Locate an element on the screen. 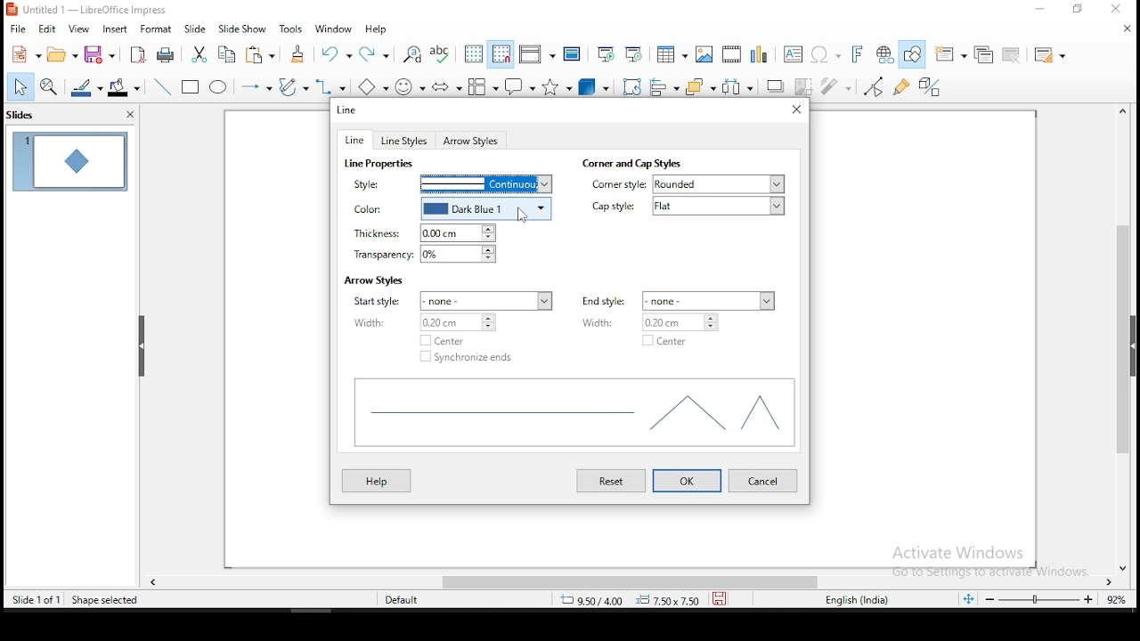  line is located at coordinates (356, 140).